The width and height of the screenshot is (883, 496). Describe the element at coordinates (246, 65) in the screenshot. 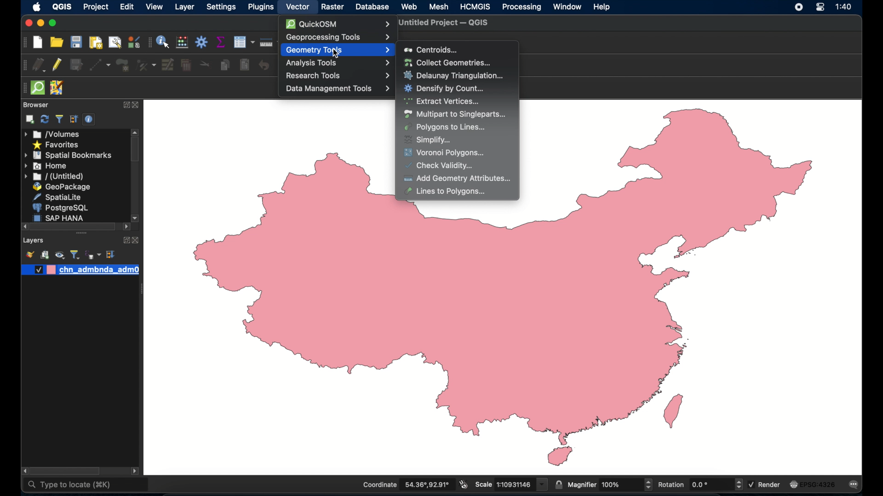

I see `paste features` at that location.